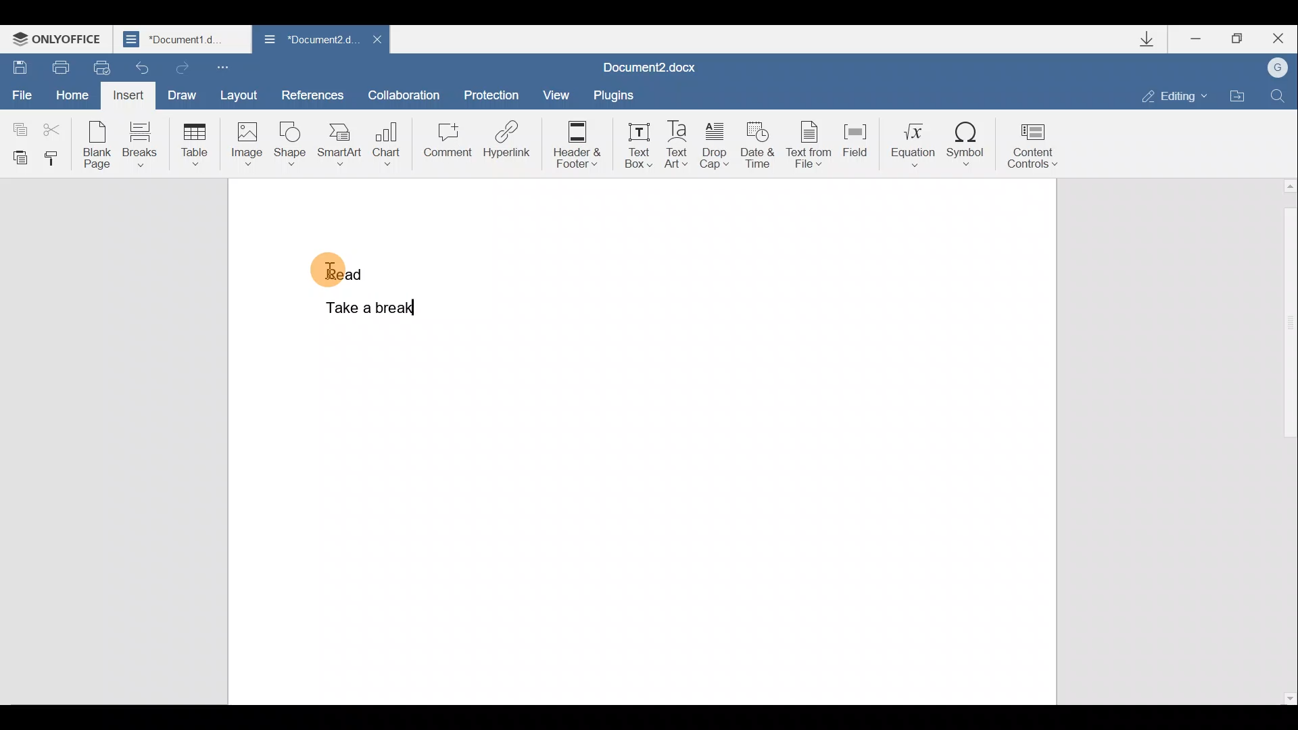 The image size is (1298, 730). Describe the element at coordinates (97, 66) in the screenshot. I see `Quick print` at that location.